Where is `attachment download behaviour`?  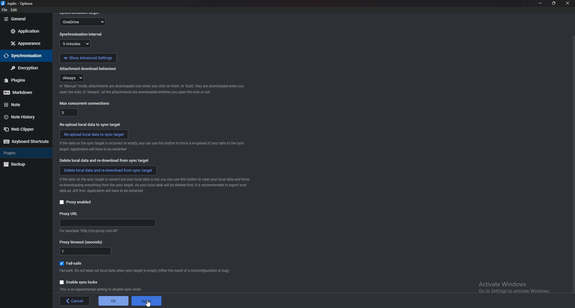 attachment download behaviour is located at coordinates (89, 68).